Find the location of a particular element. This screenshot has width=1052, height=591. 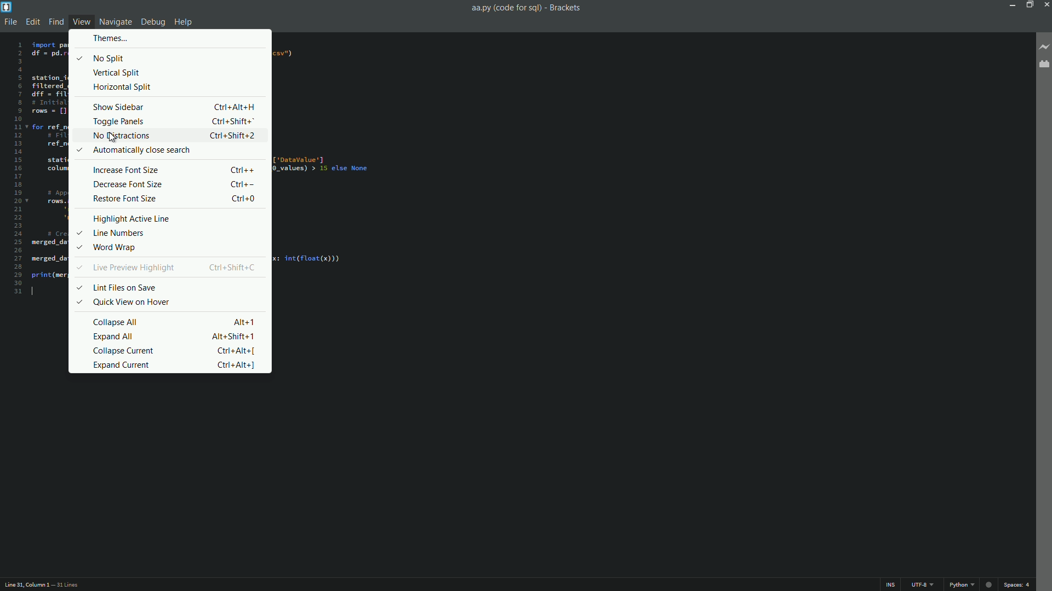

extension manager is located at coordinates (1043, 66).